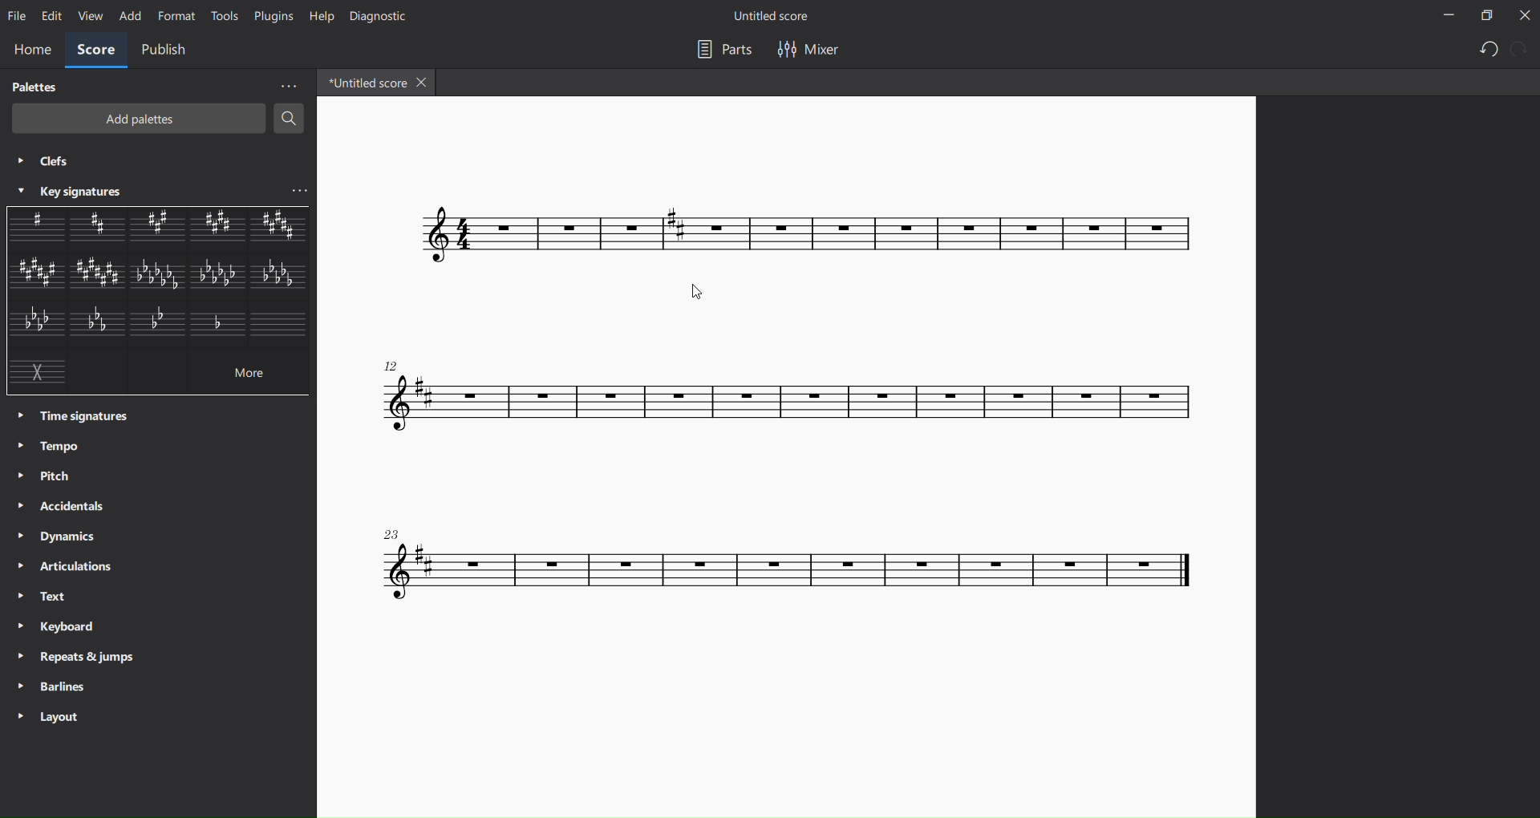  Describe the element at coordinates (50, 14) in the screenshot. I see `edit` at that location.